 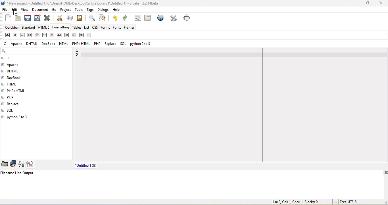 What do you see at coordinates (105, 27) in the screenshot?
I see `forms` at bounding box center [105, 27].